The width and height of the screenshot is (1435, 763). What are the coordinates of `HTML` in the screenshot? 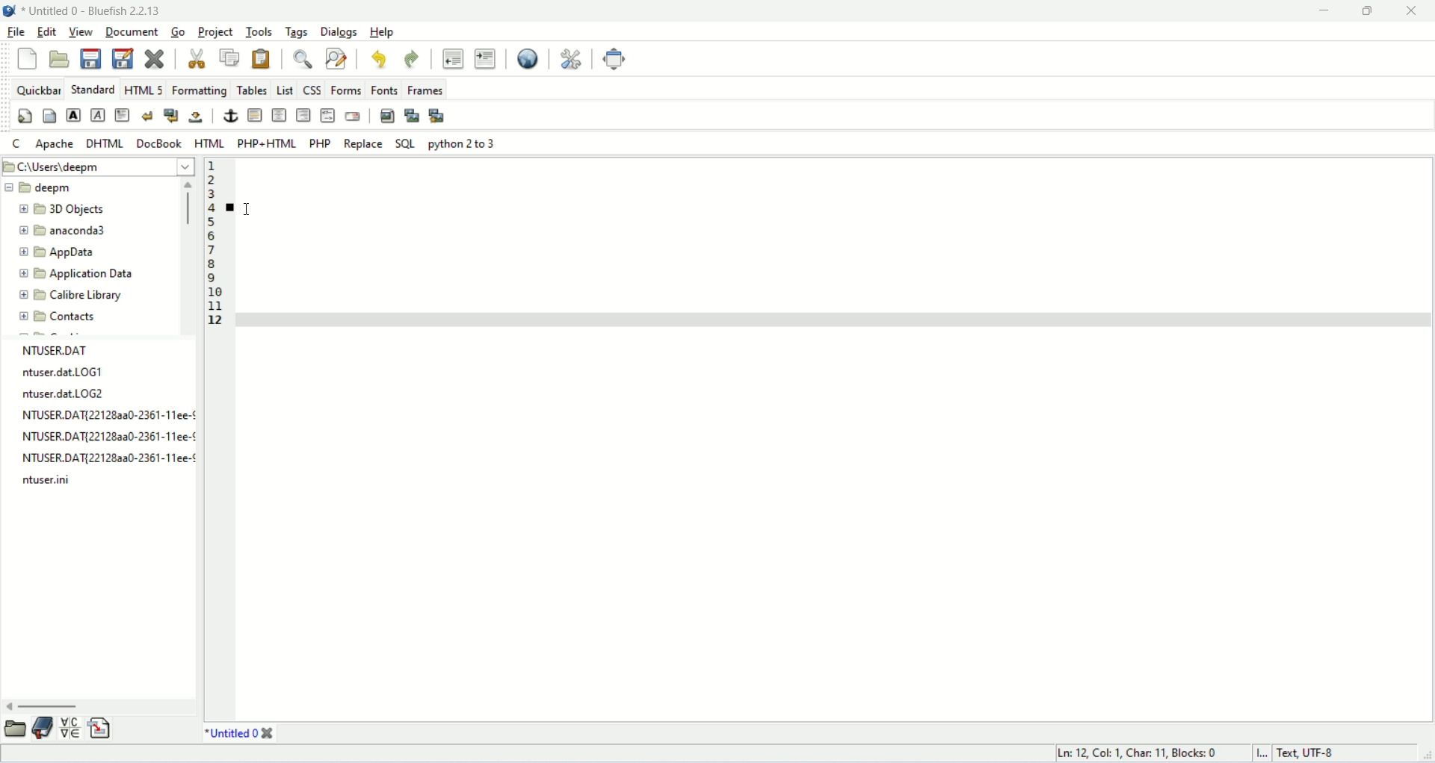 It's located at (209, 143).